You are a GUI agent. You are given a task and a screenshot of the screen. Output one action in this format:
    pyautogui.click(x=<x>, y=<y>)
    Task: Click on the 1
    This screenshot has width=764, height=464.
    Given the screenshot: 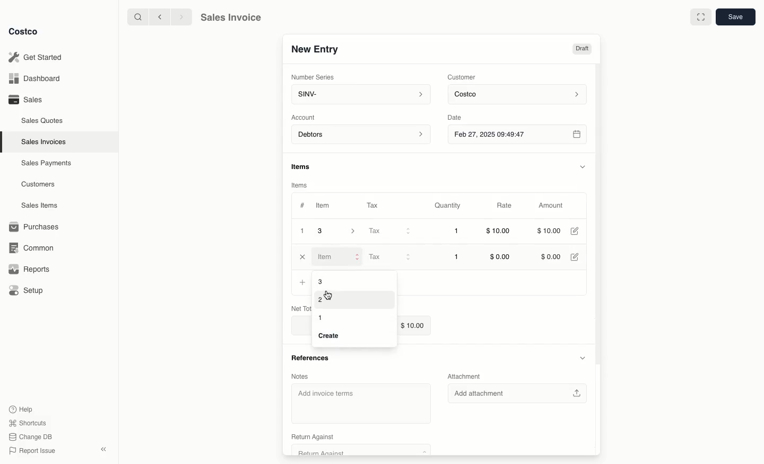 What is the action you would take?
    pyautogui.click(x=457, y=257)
    